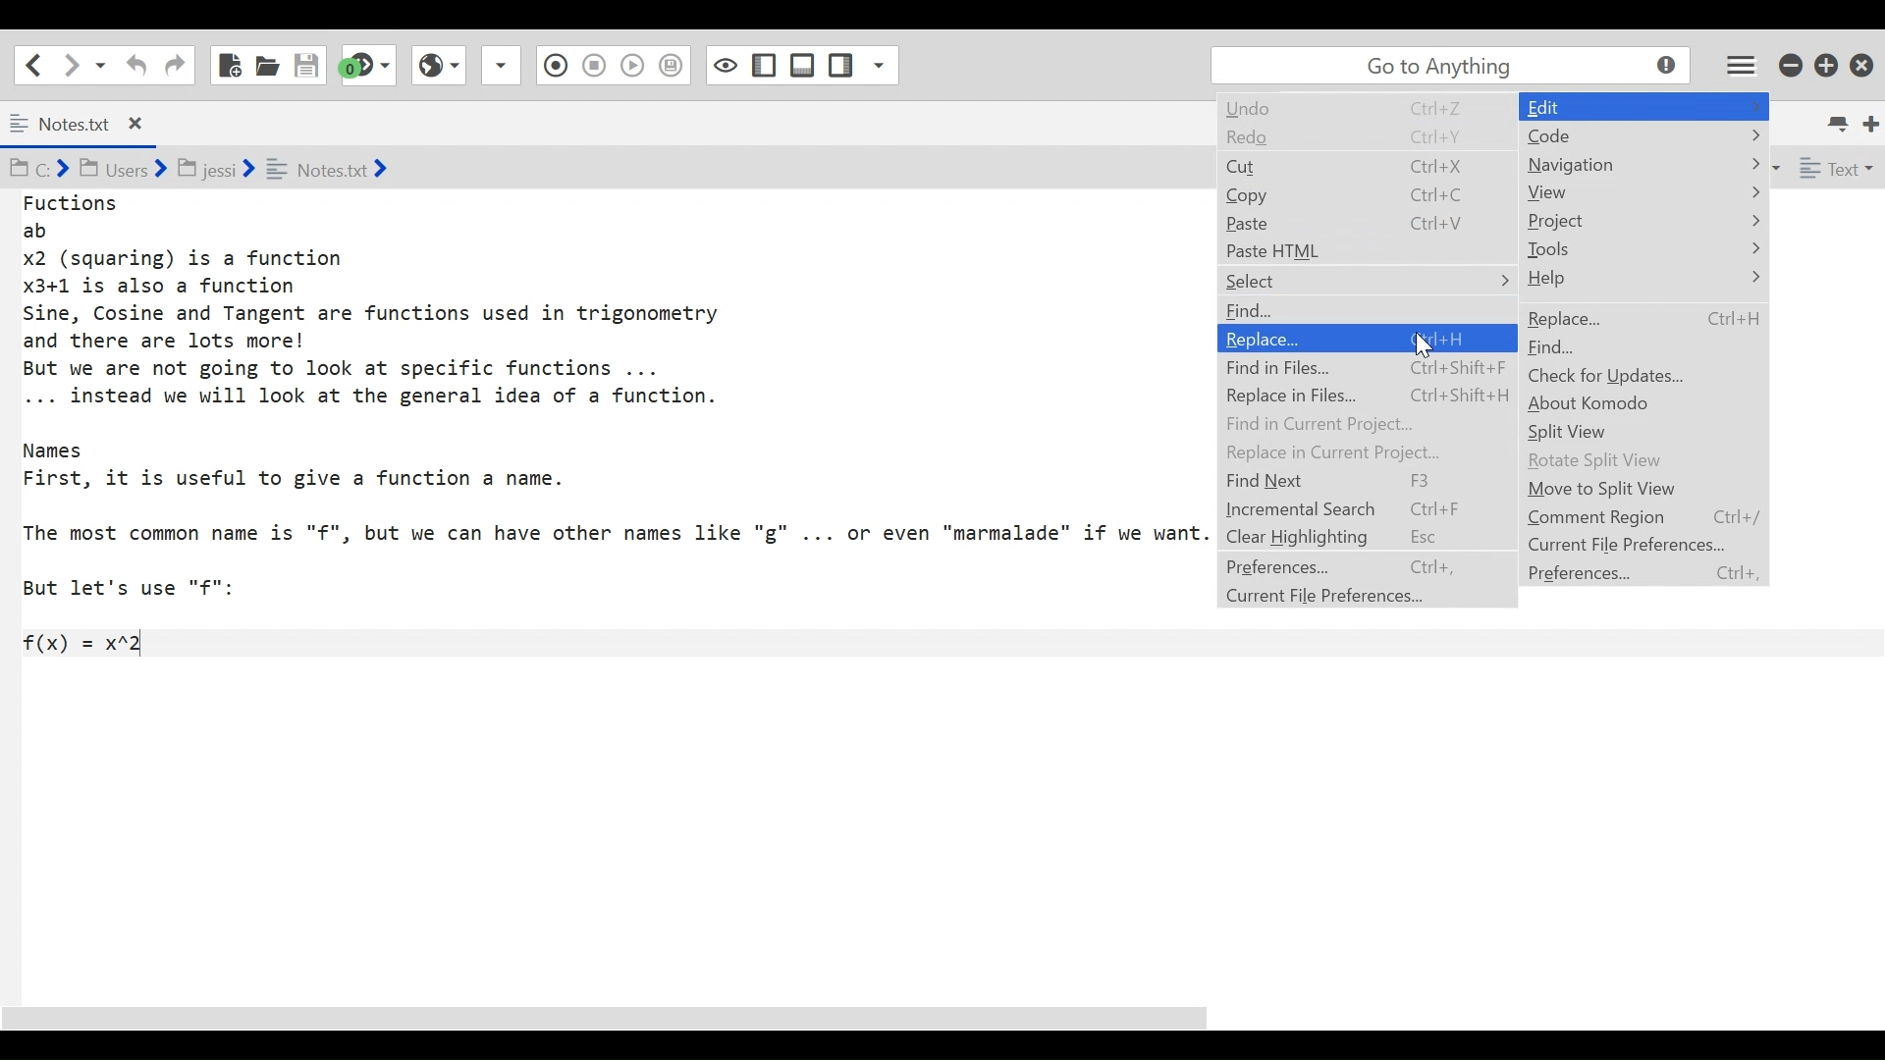 The height and width of the screenshot is (1060, 1885). I want to click on Undo, so click(134, 65).